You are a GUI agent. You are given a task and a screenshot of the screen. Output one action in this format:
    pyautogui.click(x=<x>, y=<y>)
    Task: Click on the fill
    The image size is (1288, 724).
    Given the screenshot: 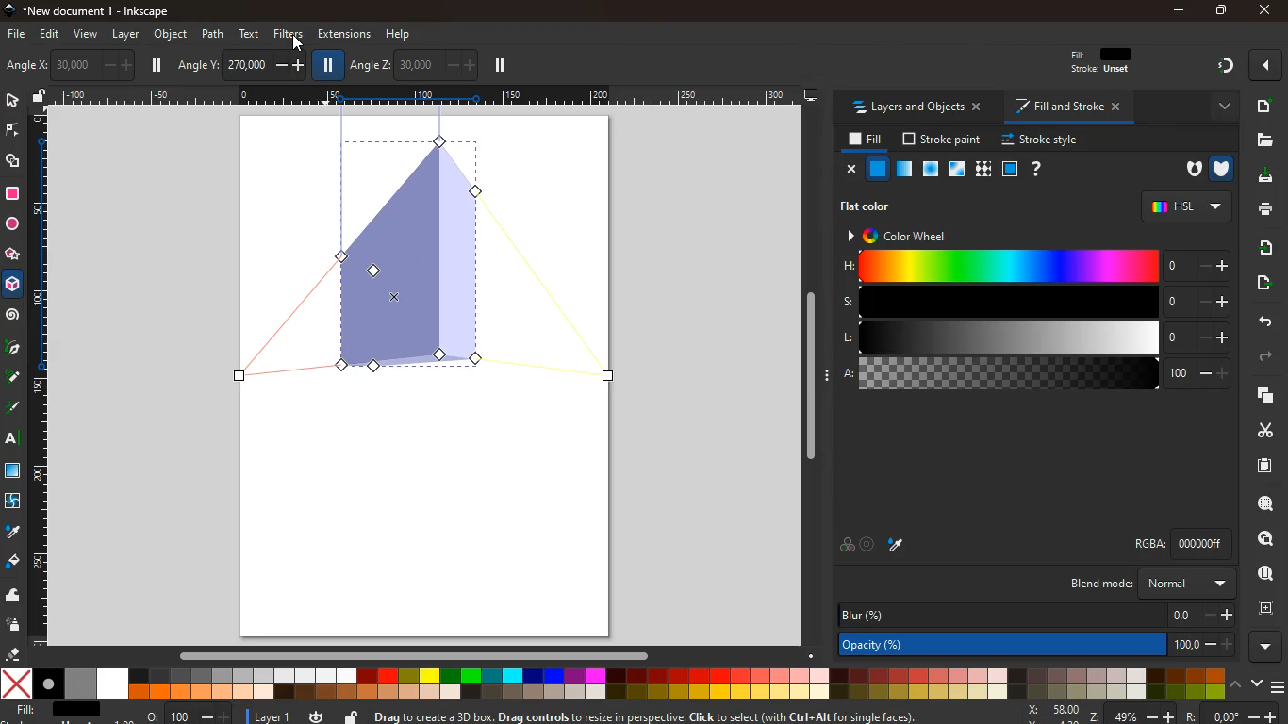 What is the action you would take?
    pyautogui.click(x=57, y=710)
    